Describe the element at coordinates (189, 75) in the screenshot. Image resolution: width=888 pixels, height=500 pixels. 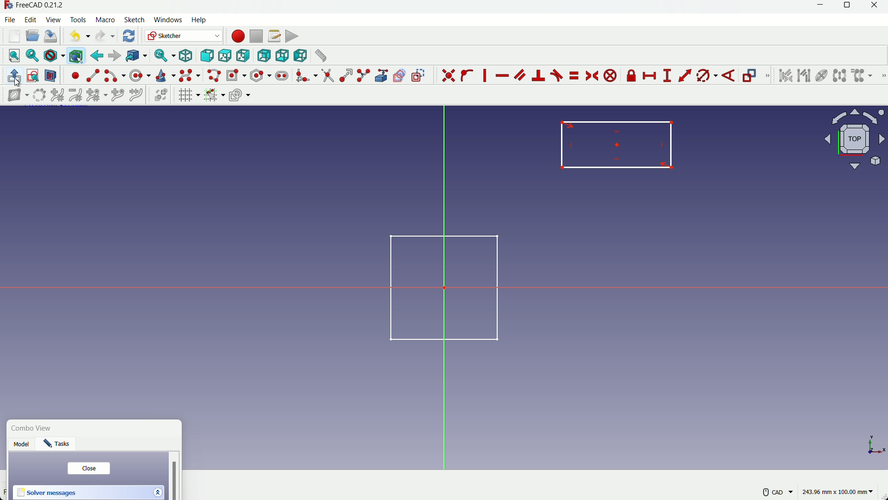
I see `create spiline` at that location.